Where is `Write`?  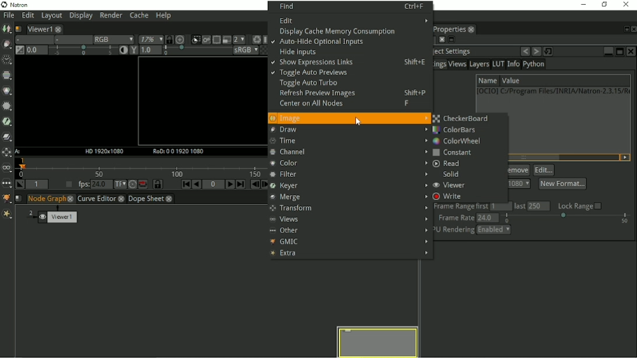 Write is located at coordinates (450, 196).